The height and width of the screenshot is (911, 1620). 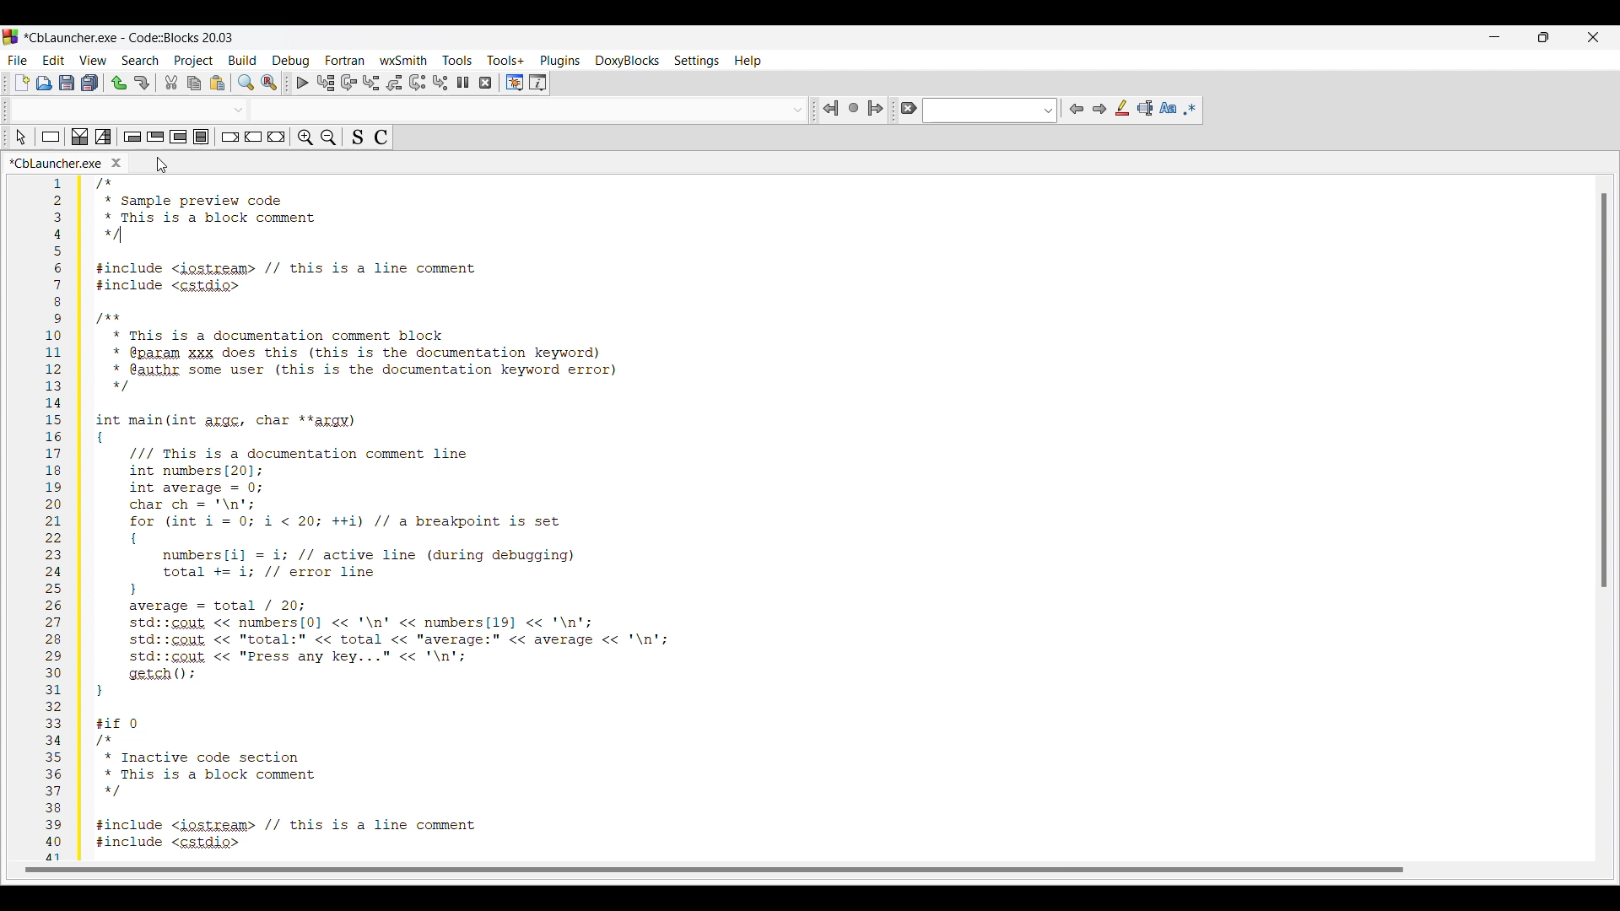 What do you see at coordinates (291, 163) in the screenshot?
I see `Close tab` at bounding box center [291, 163].